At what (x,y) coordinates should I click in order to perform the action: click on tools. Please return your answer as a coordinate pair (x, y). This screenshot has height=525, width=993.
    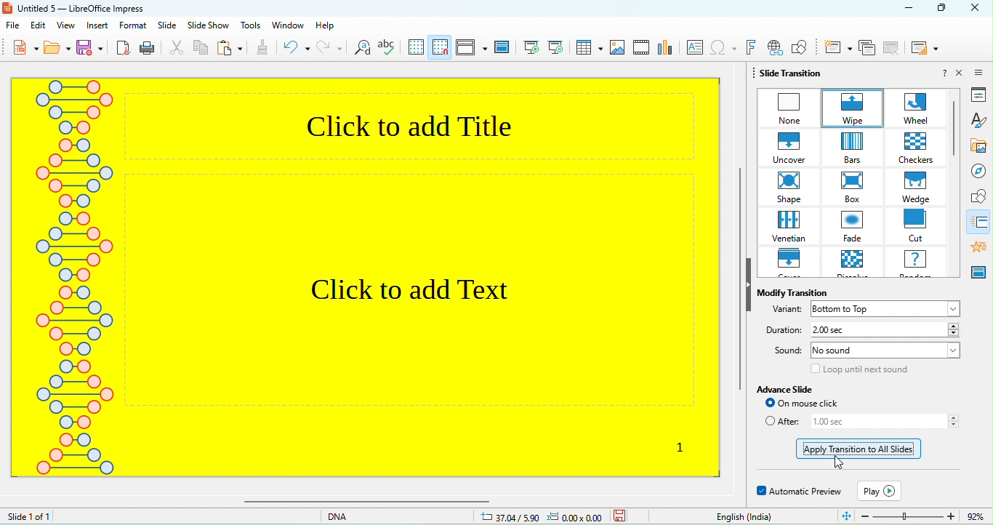
    Looking at the image, I should click on (251, 26).